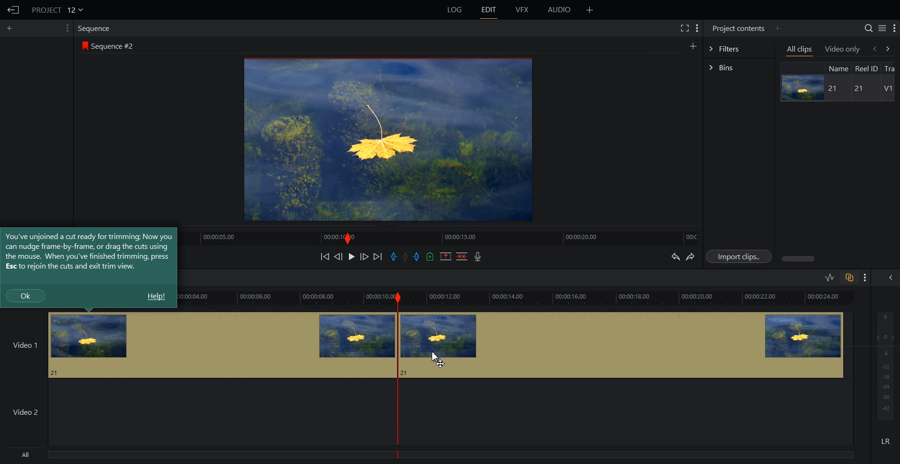 This screenshot has height=464, width=900. What do you see at coordinates (430, 256) in the screenshot?
I see `Add an Cue at the current position` at bounding box center [430, 256].